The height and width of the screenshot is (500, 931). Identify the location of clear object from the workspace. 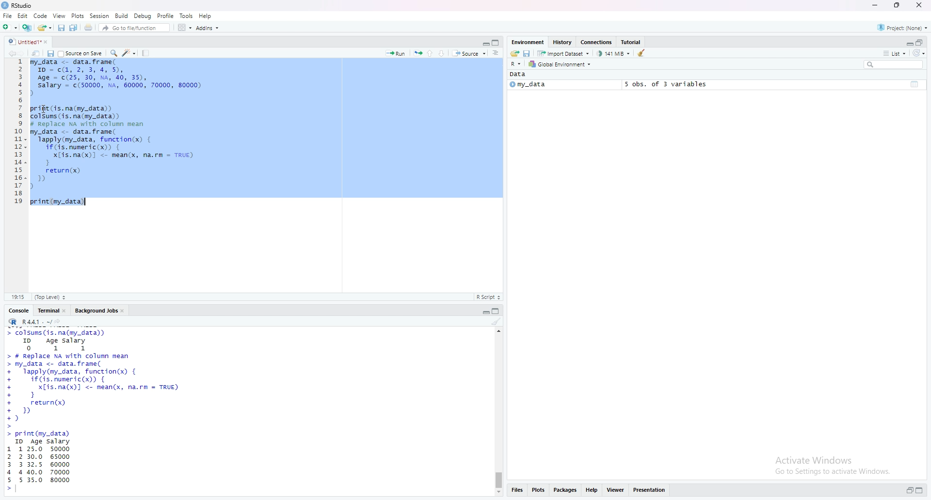
(642, 53).